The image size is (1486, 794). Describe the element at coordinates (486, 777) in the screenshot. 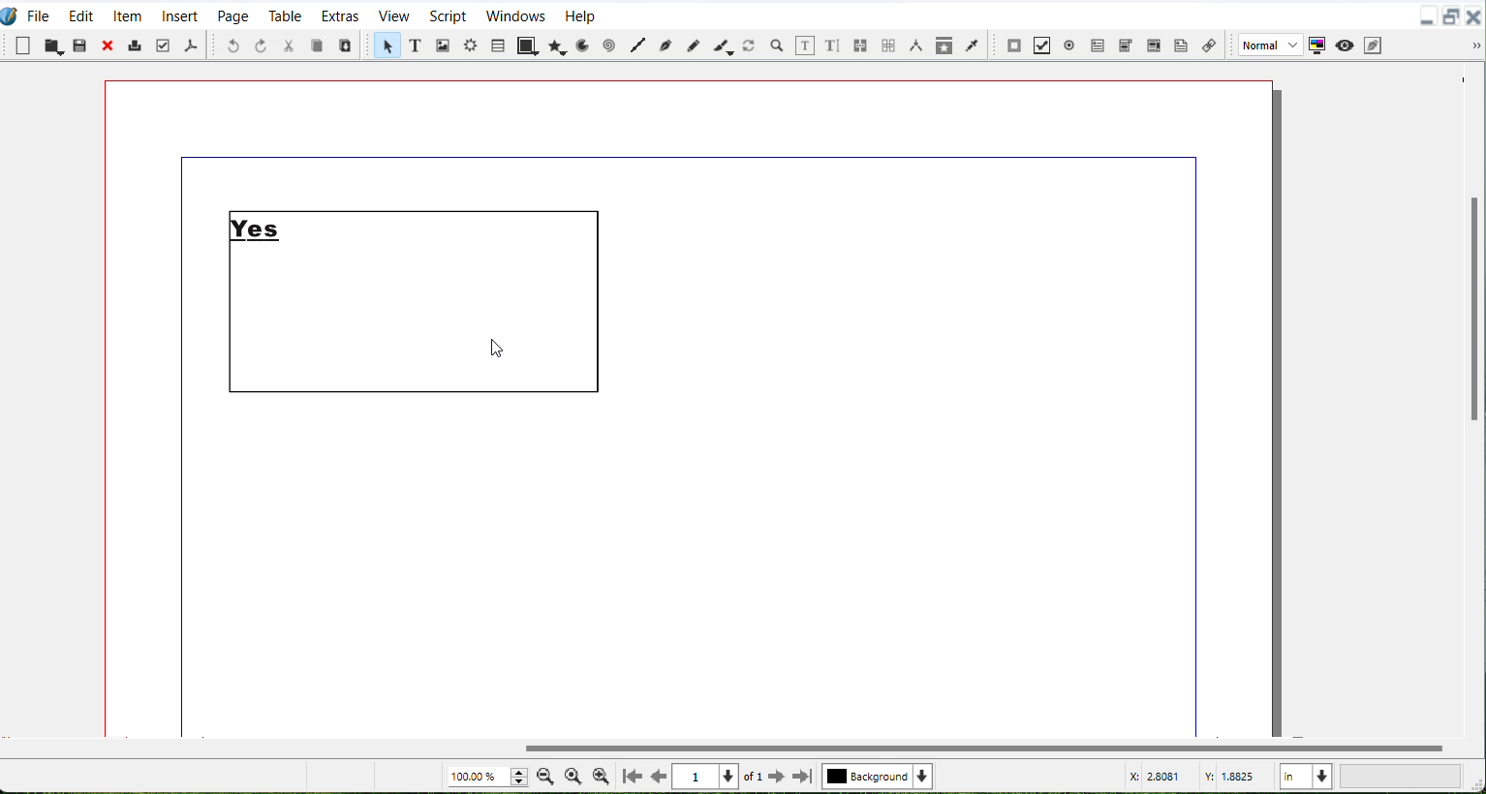

I see `Zoom adjuster` at that location.